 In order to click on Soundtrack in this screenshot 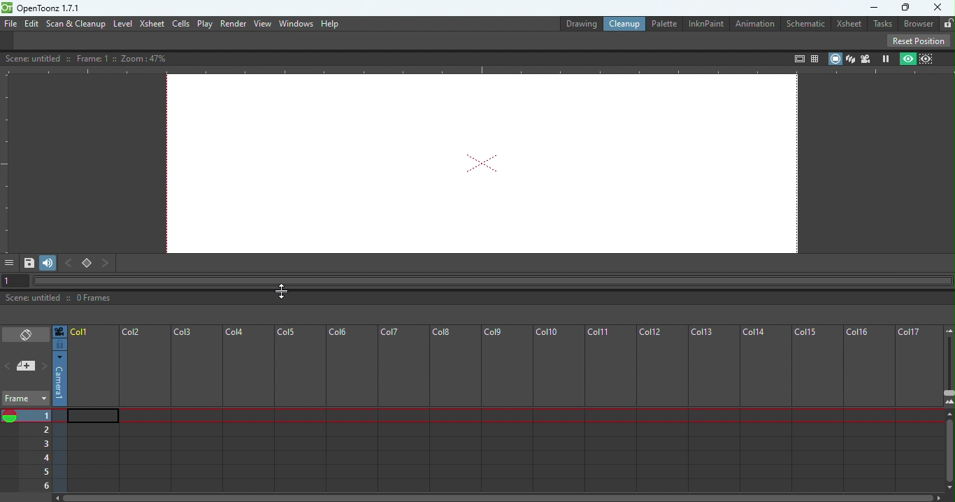, I will do `click(47, 261)`.